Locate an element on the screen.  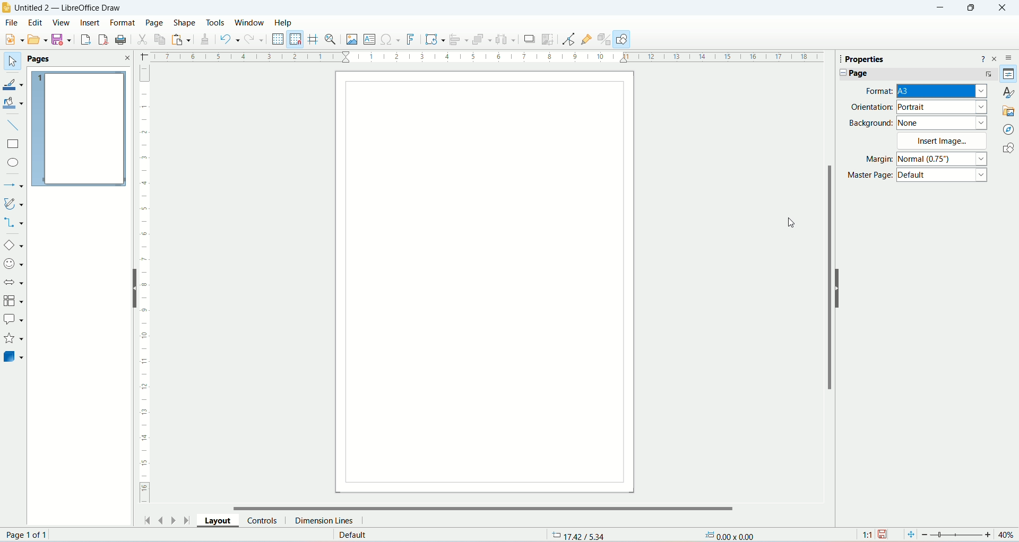
insert special character is located at coordinates (389, 40).